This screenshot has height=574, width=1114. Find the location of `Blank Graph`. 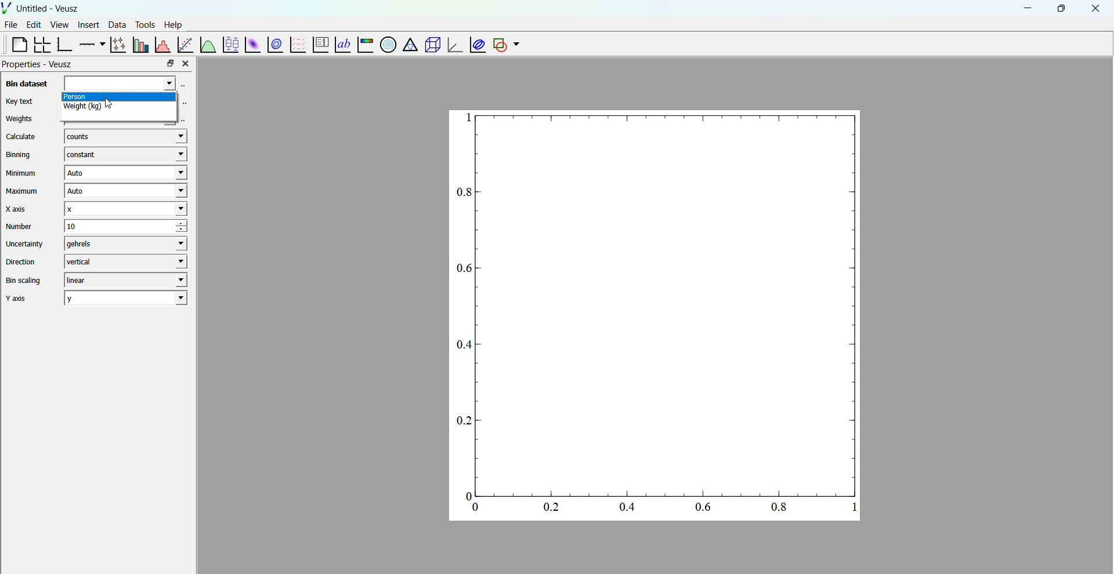

Blank Graph is located at coordinates (668, 302).